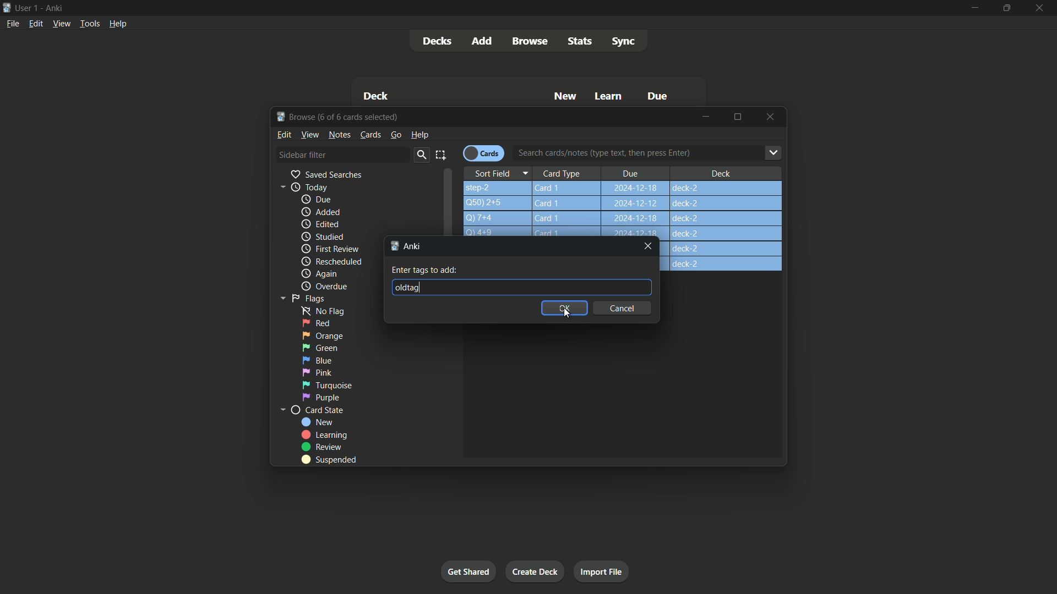  I want to click on Learning, so click(324, 435).